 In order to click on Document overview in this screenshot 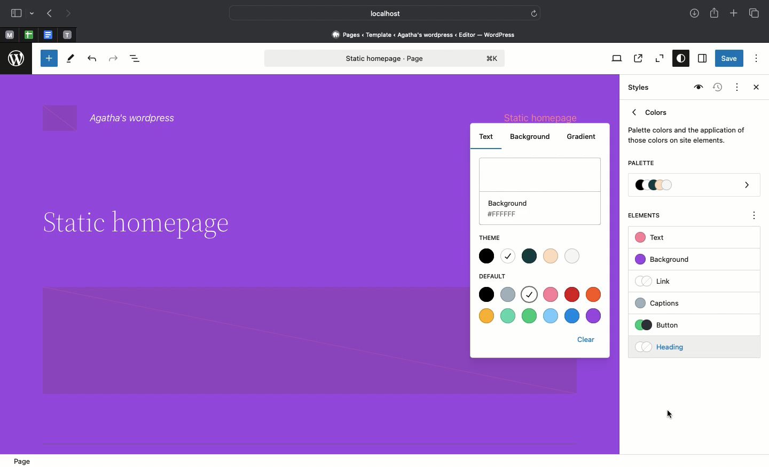, I will do `click(137, 59)`.